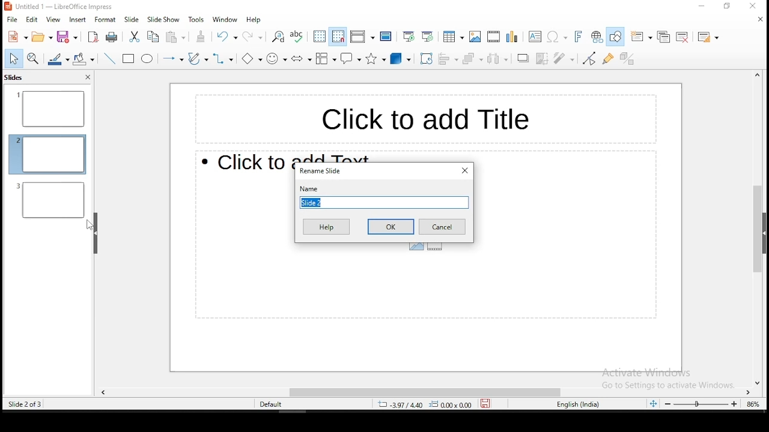 The image size is (769, 432). What do you see at coordinates (442, 226) in the screenshot?
I see `cancel` at bounding box center [442, 226].